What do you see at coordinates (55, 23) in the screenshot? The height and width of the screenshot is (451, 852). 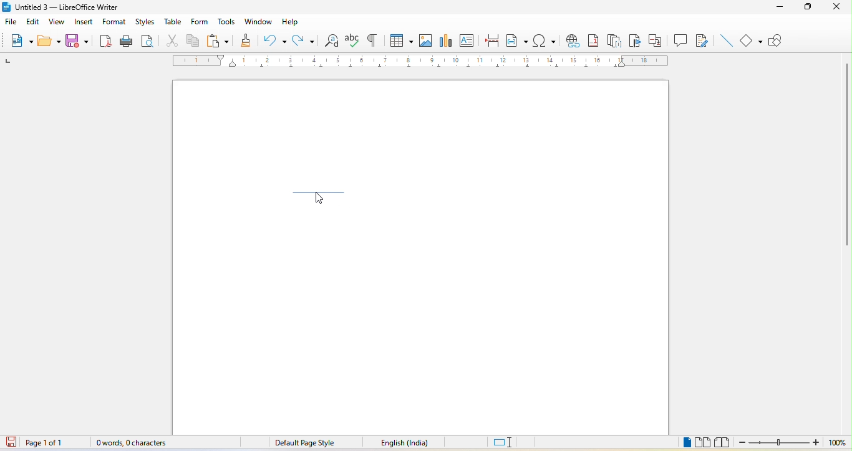 I see `view` at bounding box center [55, 23].